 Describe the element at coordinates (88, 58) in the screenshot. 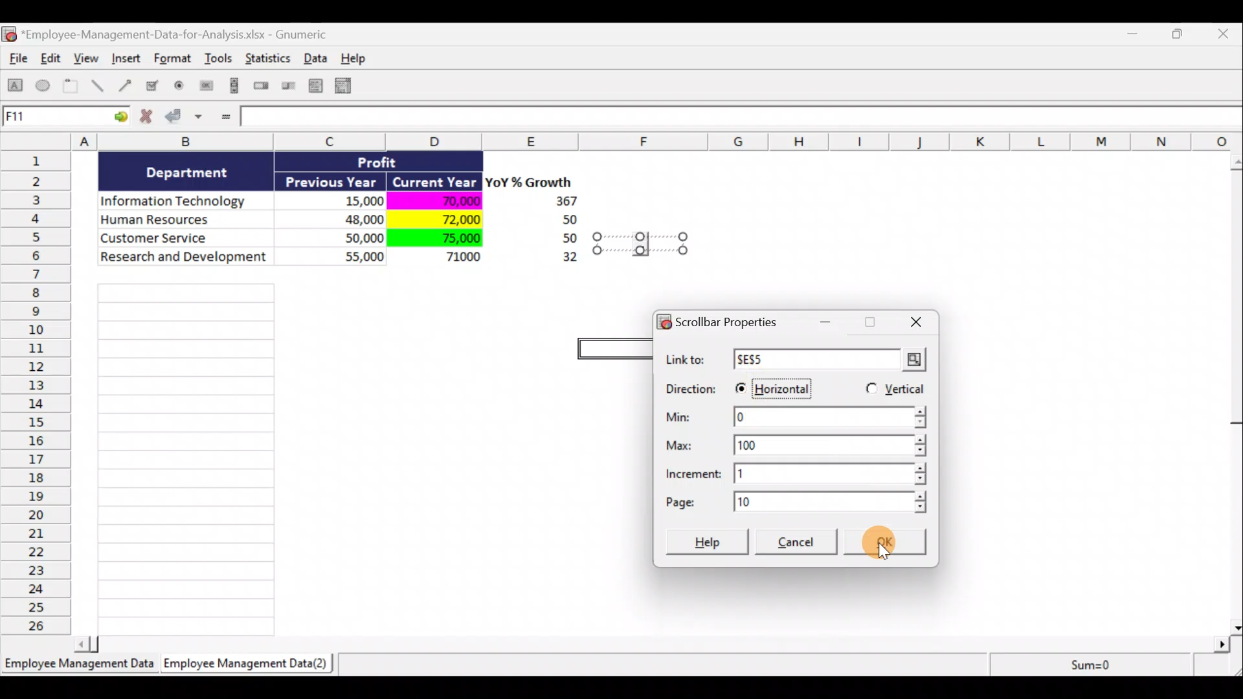

I see `View` at that location.